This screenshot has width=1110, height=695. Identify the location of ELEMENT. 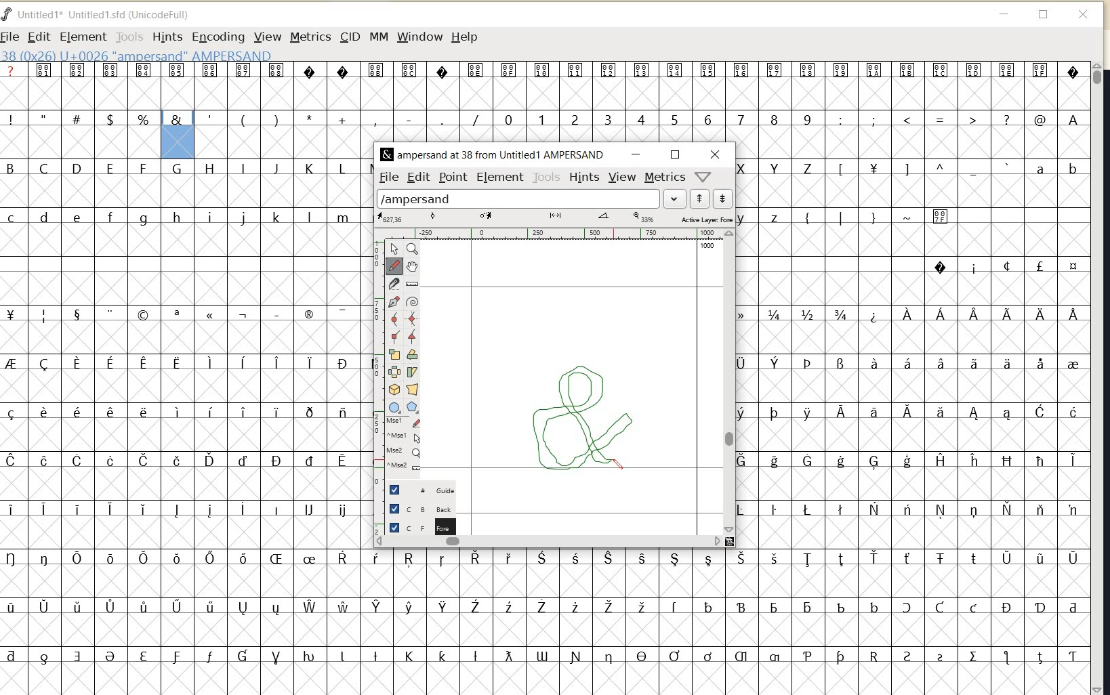
(81, 37).